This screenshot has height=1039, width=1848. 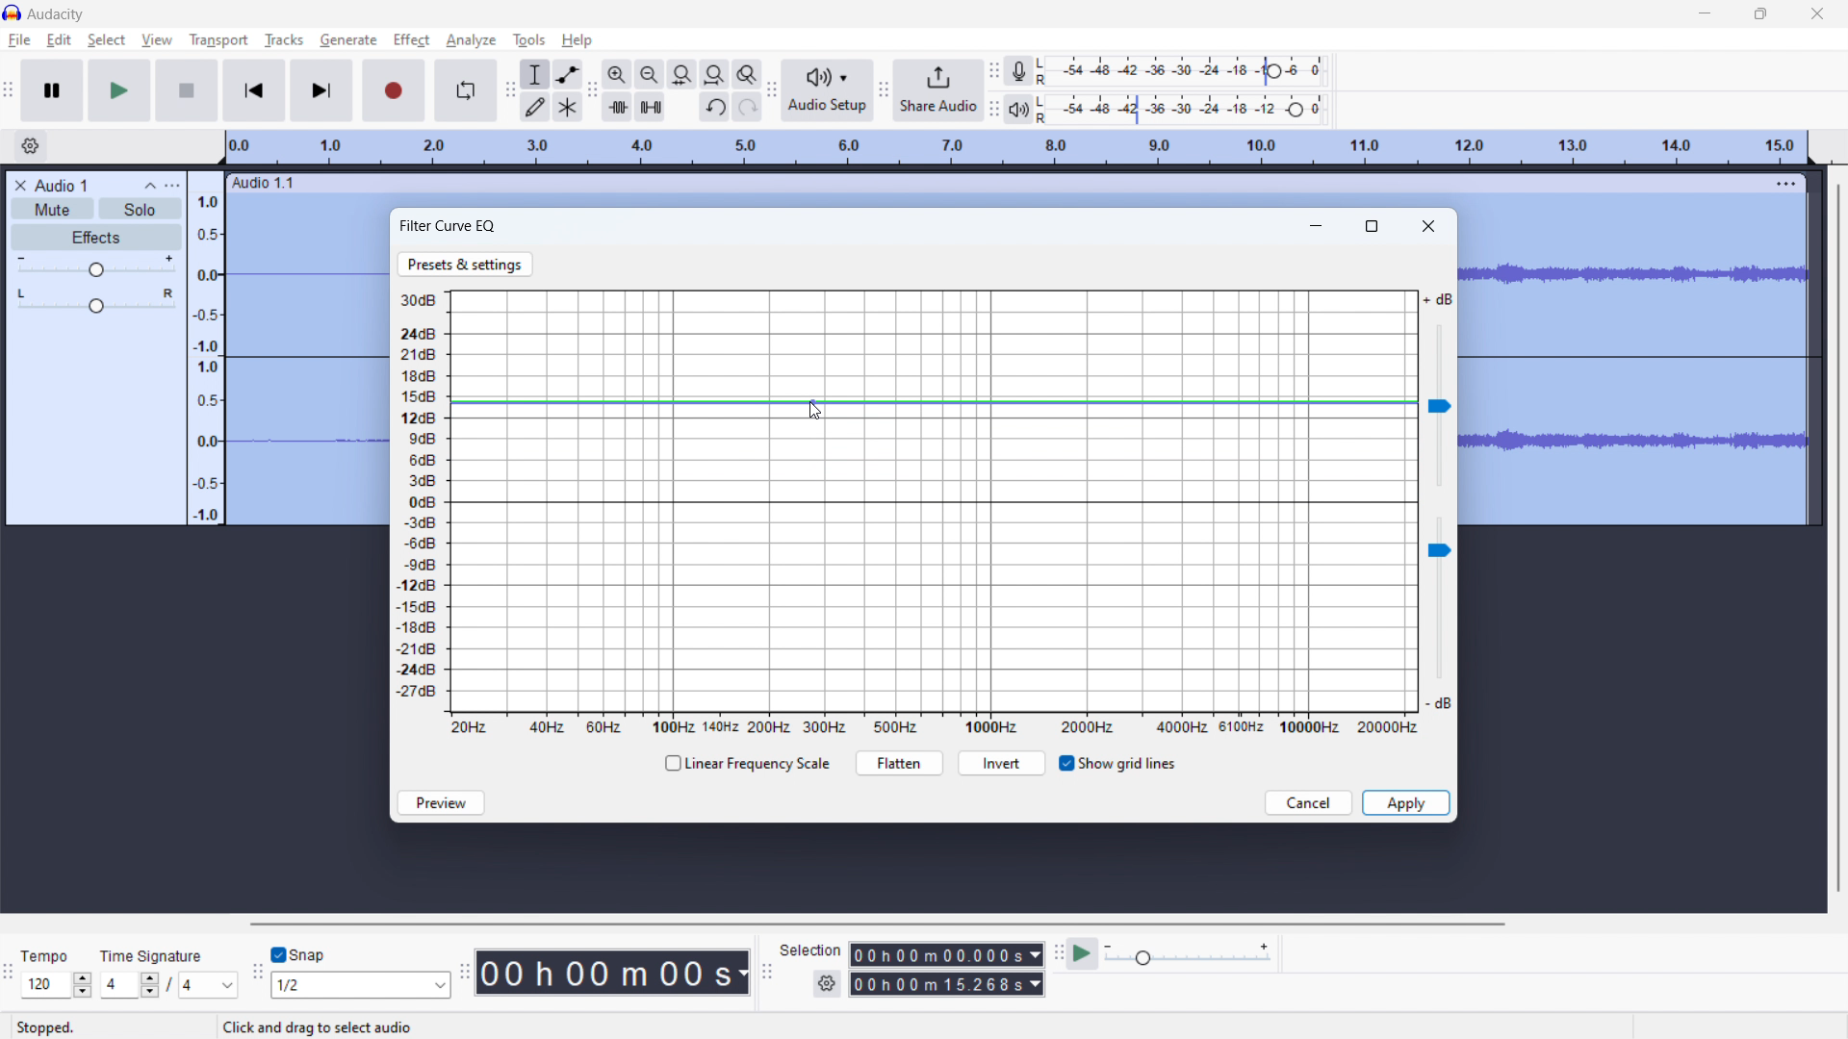 What do you see at coordinates (1429, 225) in the screenshot?
I see `close` at bounding box center [1429, 225].